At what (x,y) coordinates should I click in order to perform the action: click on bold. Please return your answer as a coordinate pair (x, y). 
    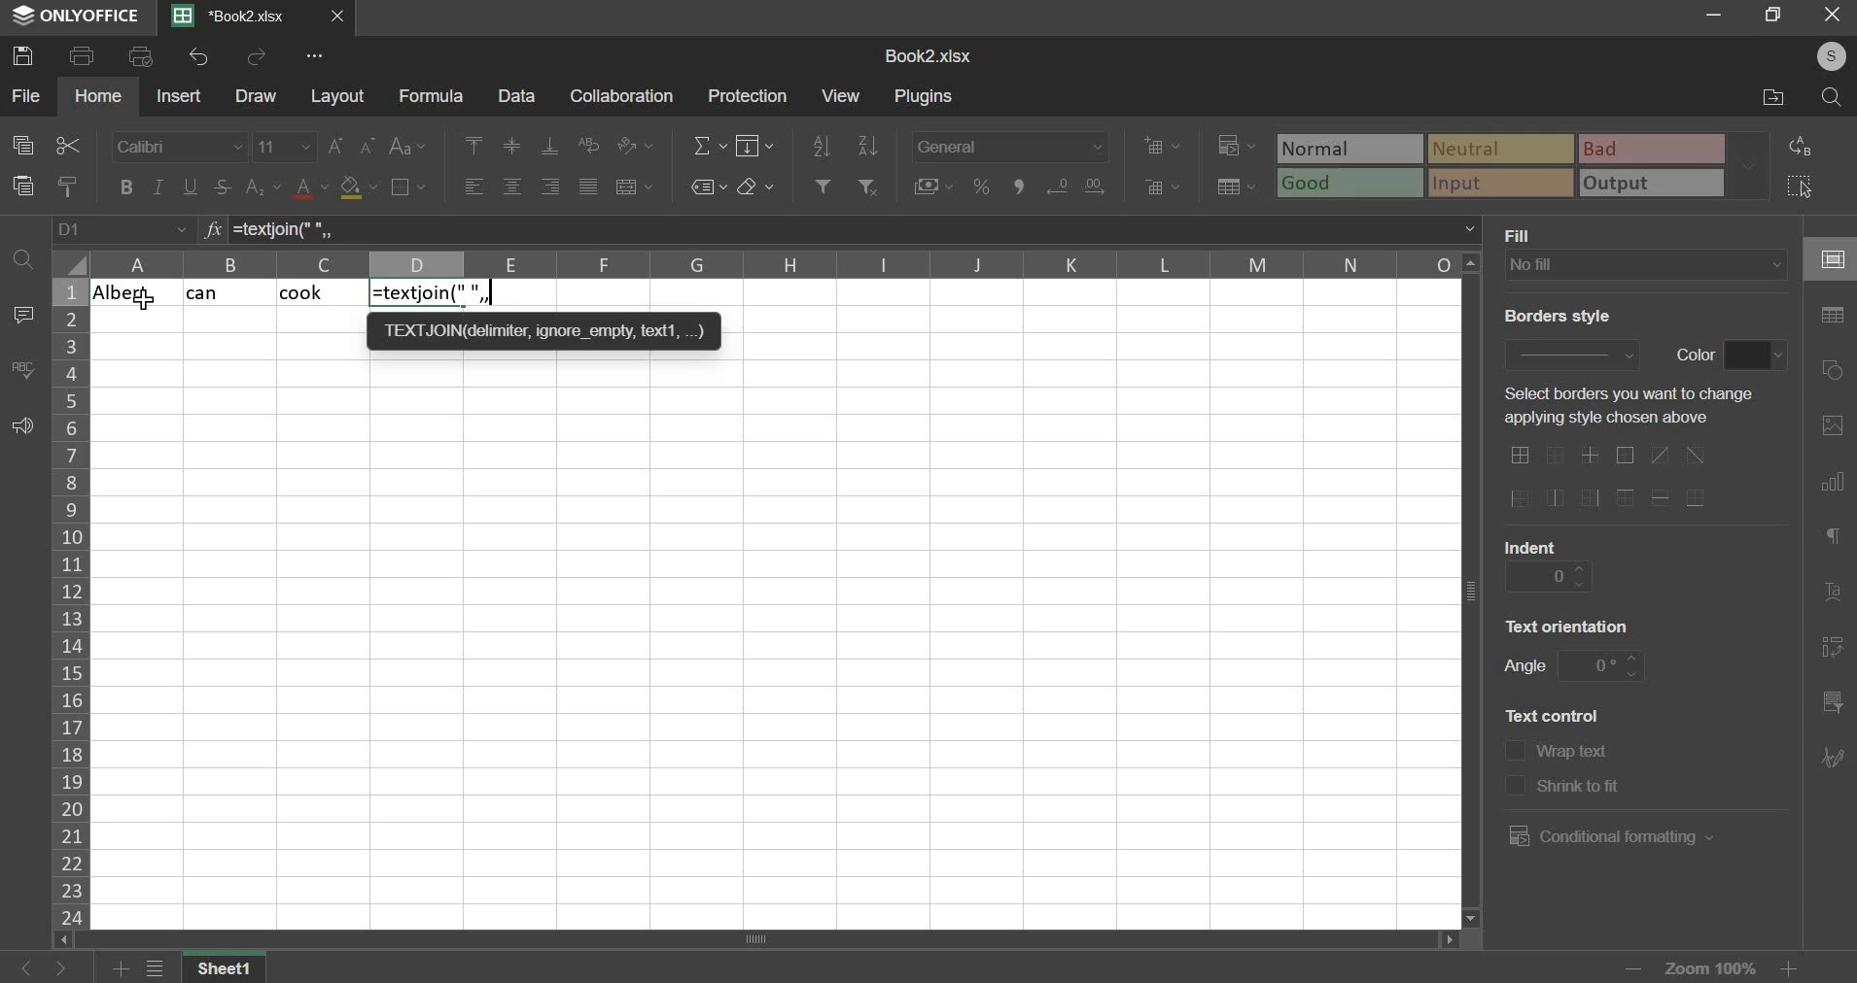
    Looking at the image, I should click on (124, 186).